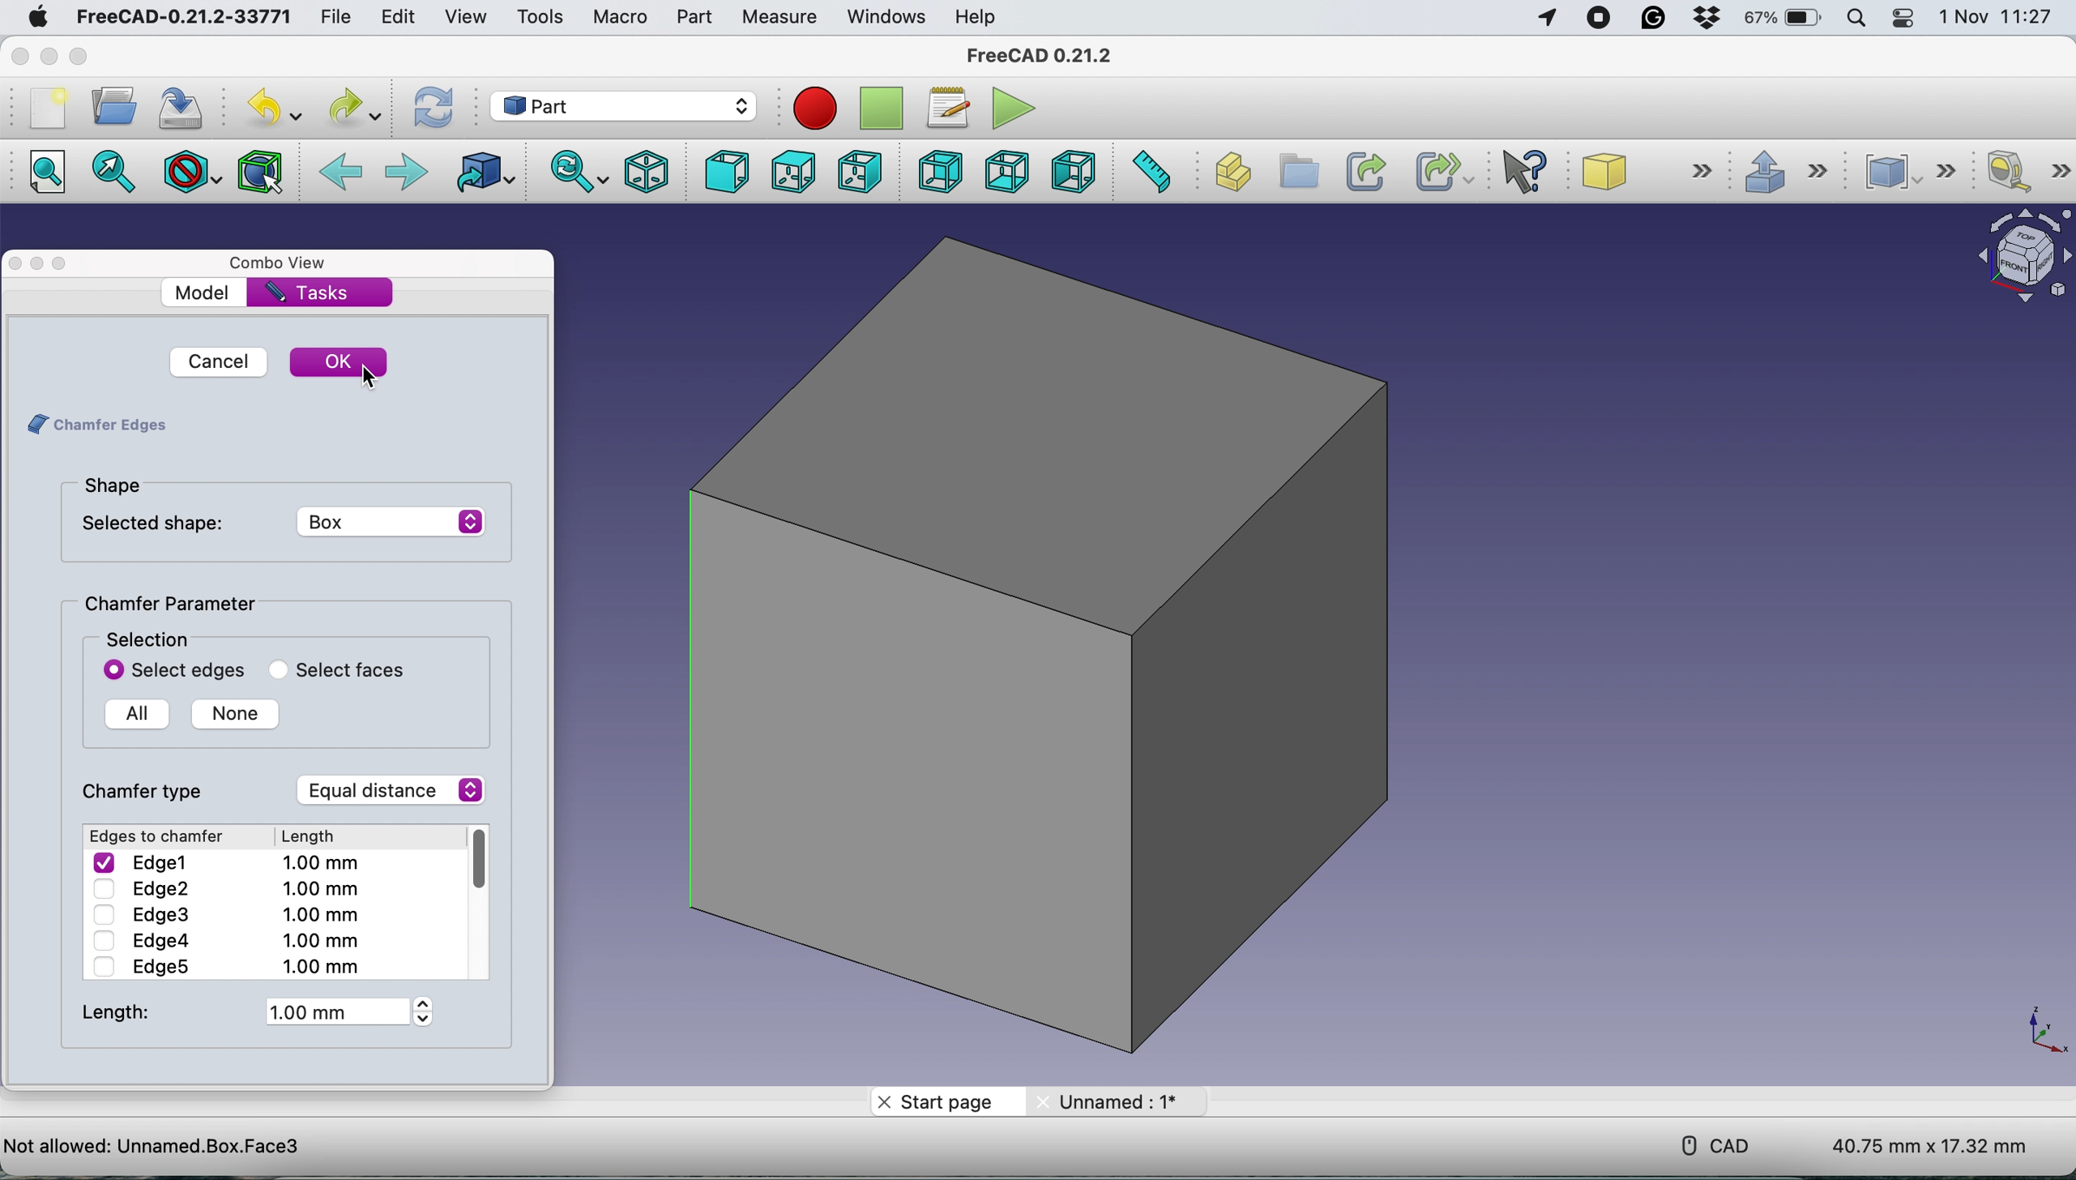 This screenshot has height=1180, width=2076. What do you see at coordinates (267, 108) in the screenshot?
I see `undo` at bounding box center [267, 108].